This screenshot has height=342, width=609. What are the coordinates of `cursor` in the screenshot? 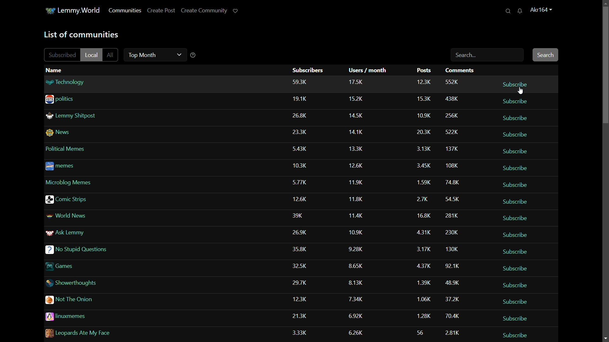 It's located at (521, 92).